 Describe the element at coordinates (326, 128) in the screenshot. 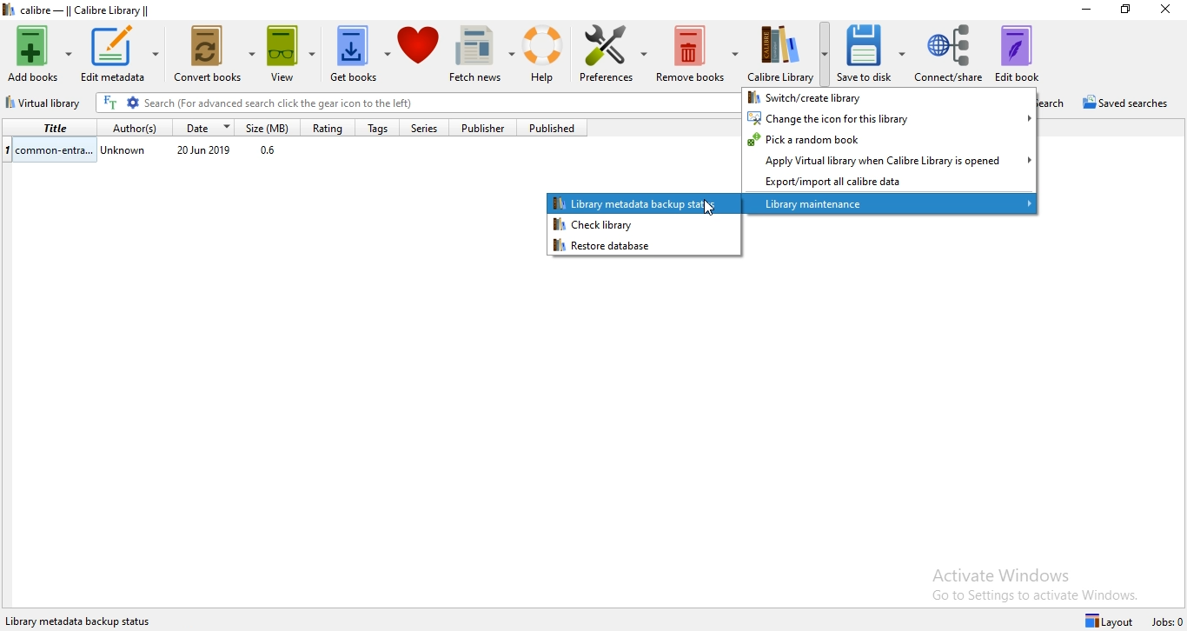

I see `Rating` at that location.